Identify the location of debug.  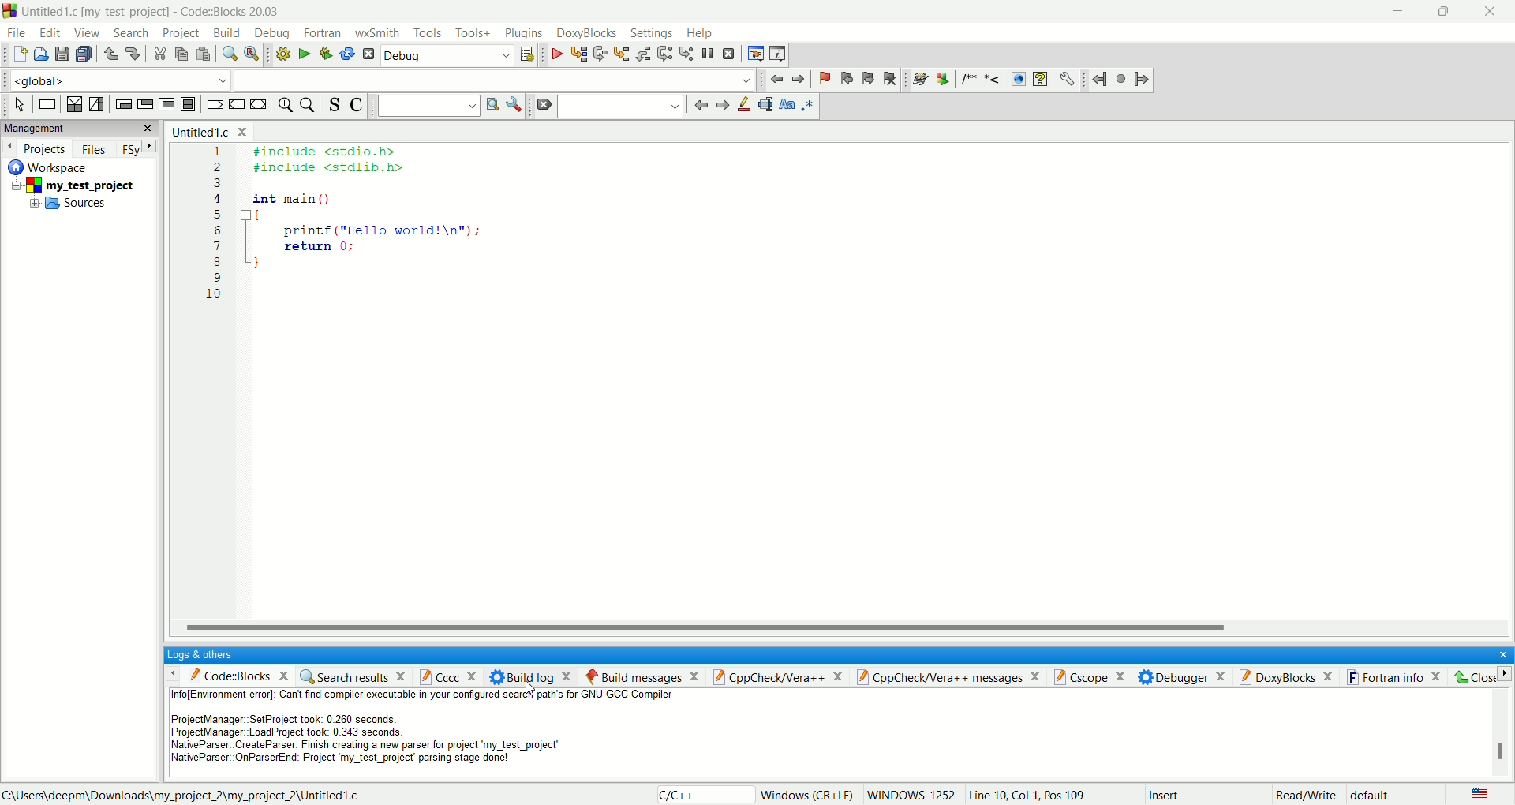
(271, 33).